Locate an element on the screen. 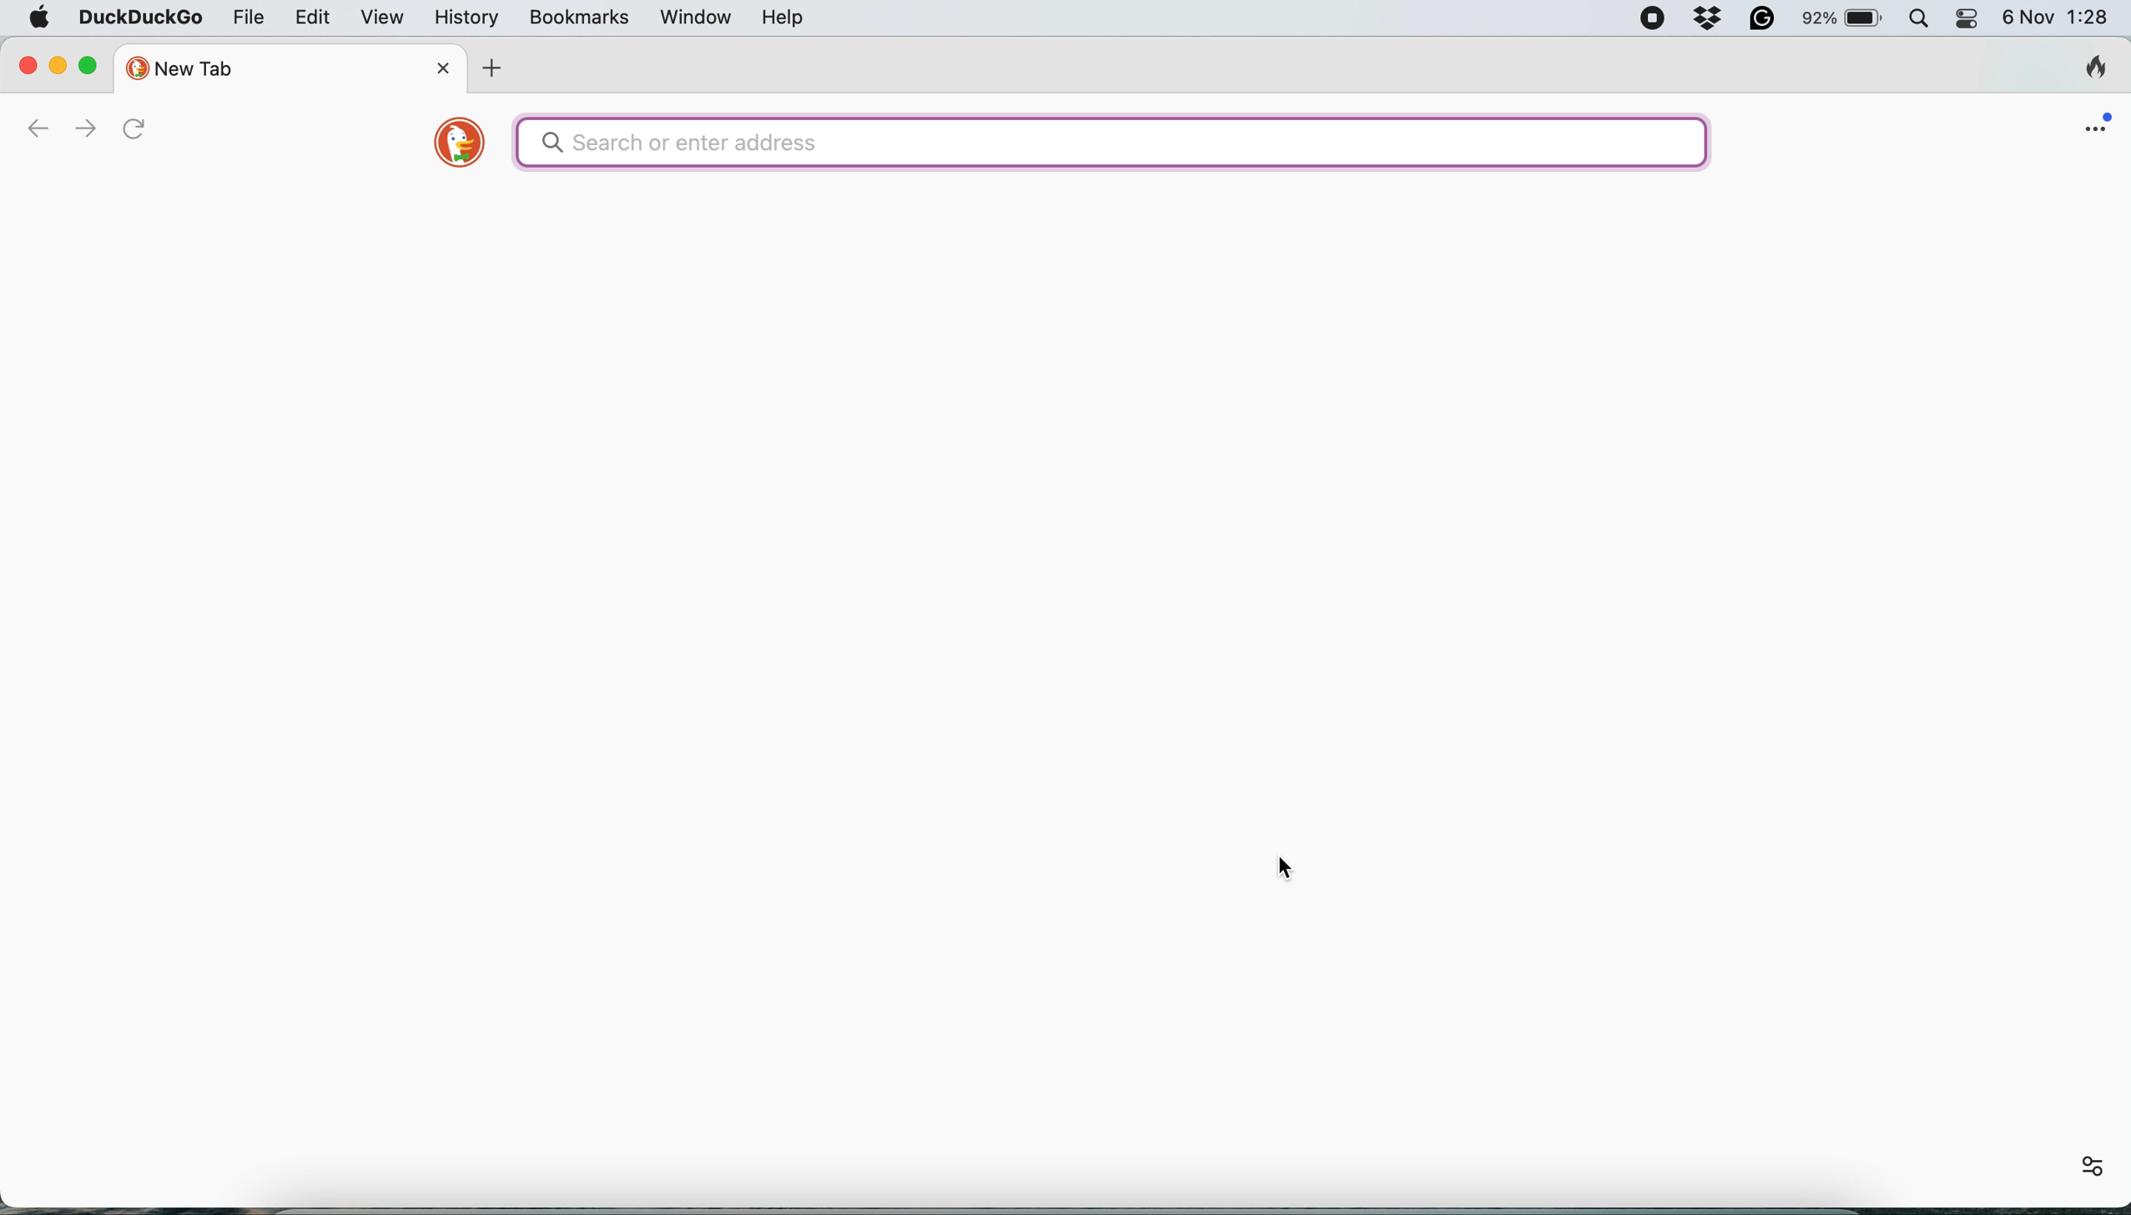 Image resolution: width=2131 pixels, height=1215 pixels. window is located at coordinates (697, 20).